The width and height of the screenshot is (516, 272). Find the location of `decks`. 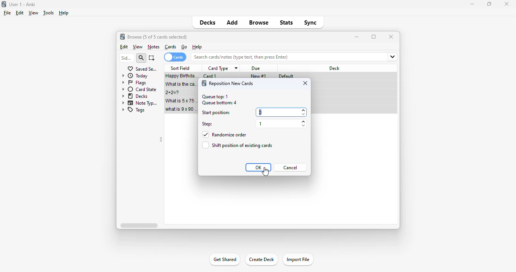

decks is located at coordinates (207, 22).